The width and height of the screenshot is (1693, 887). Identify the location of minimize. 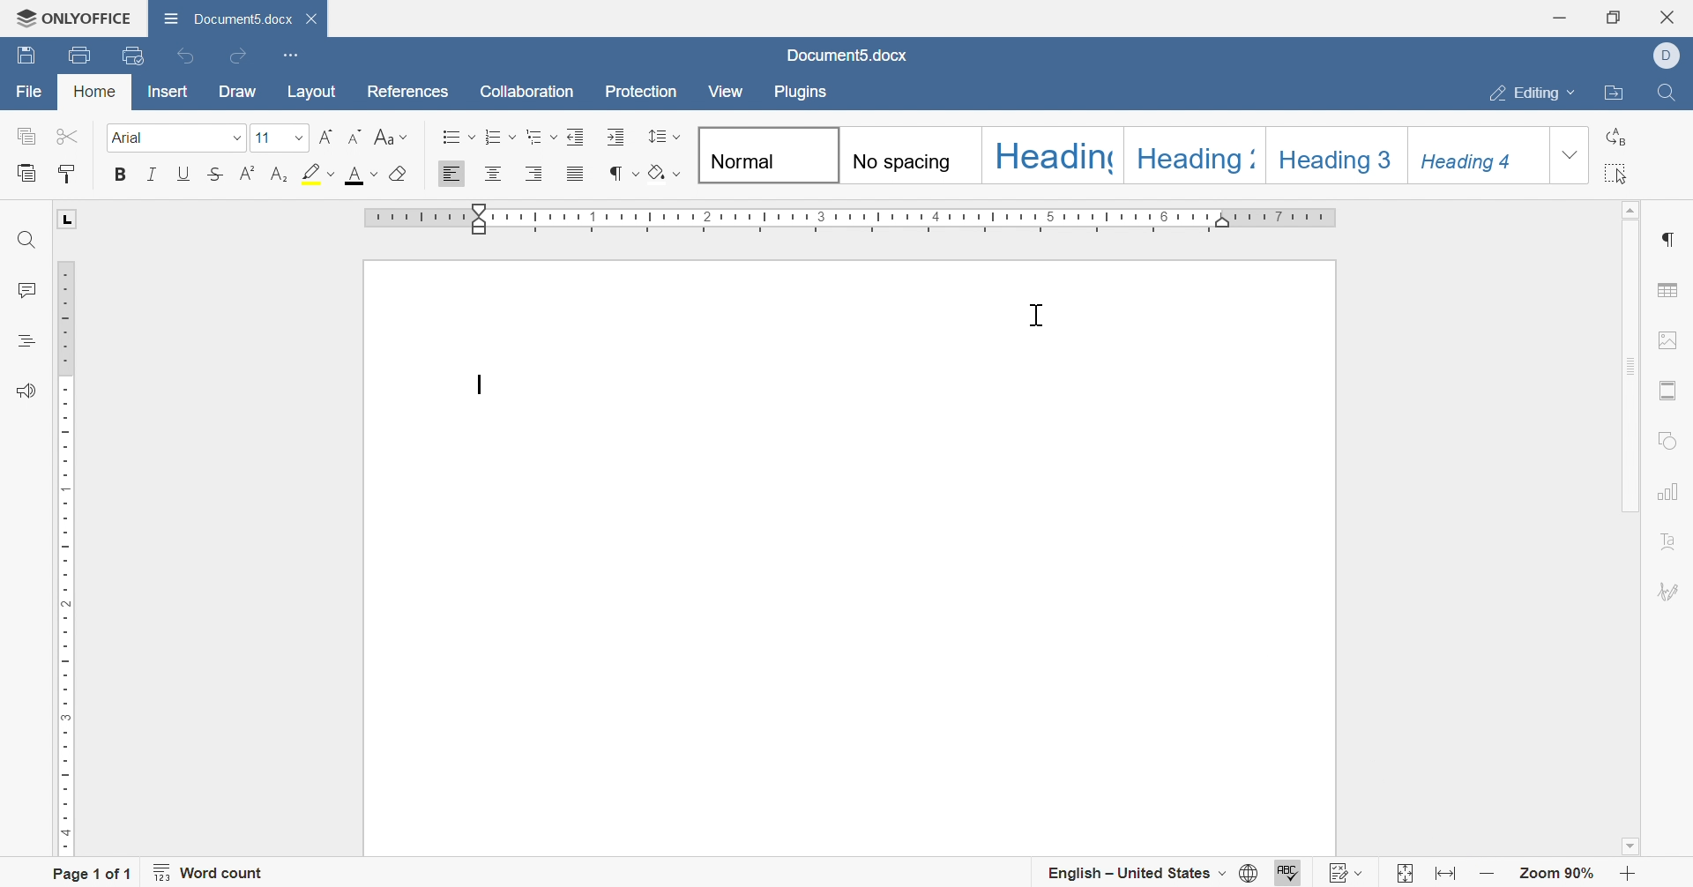
(1560, 12).